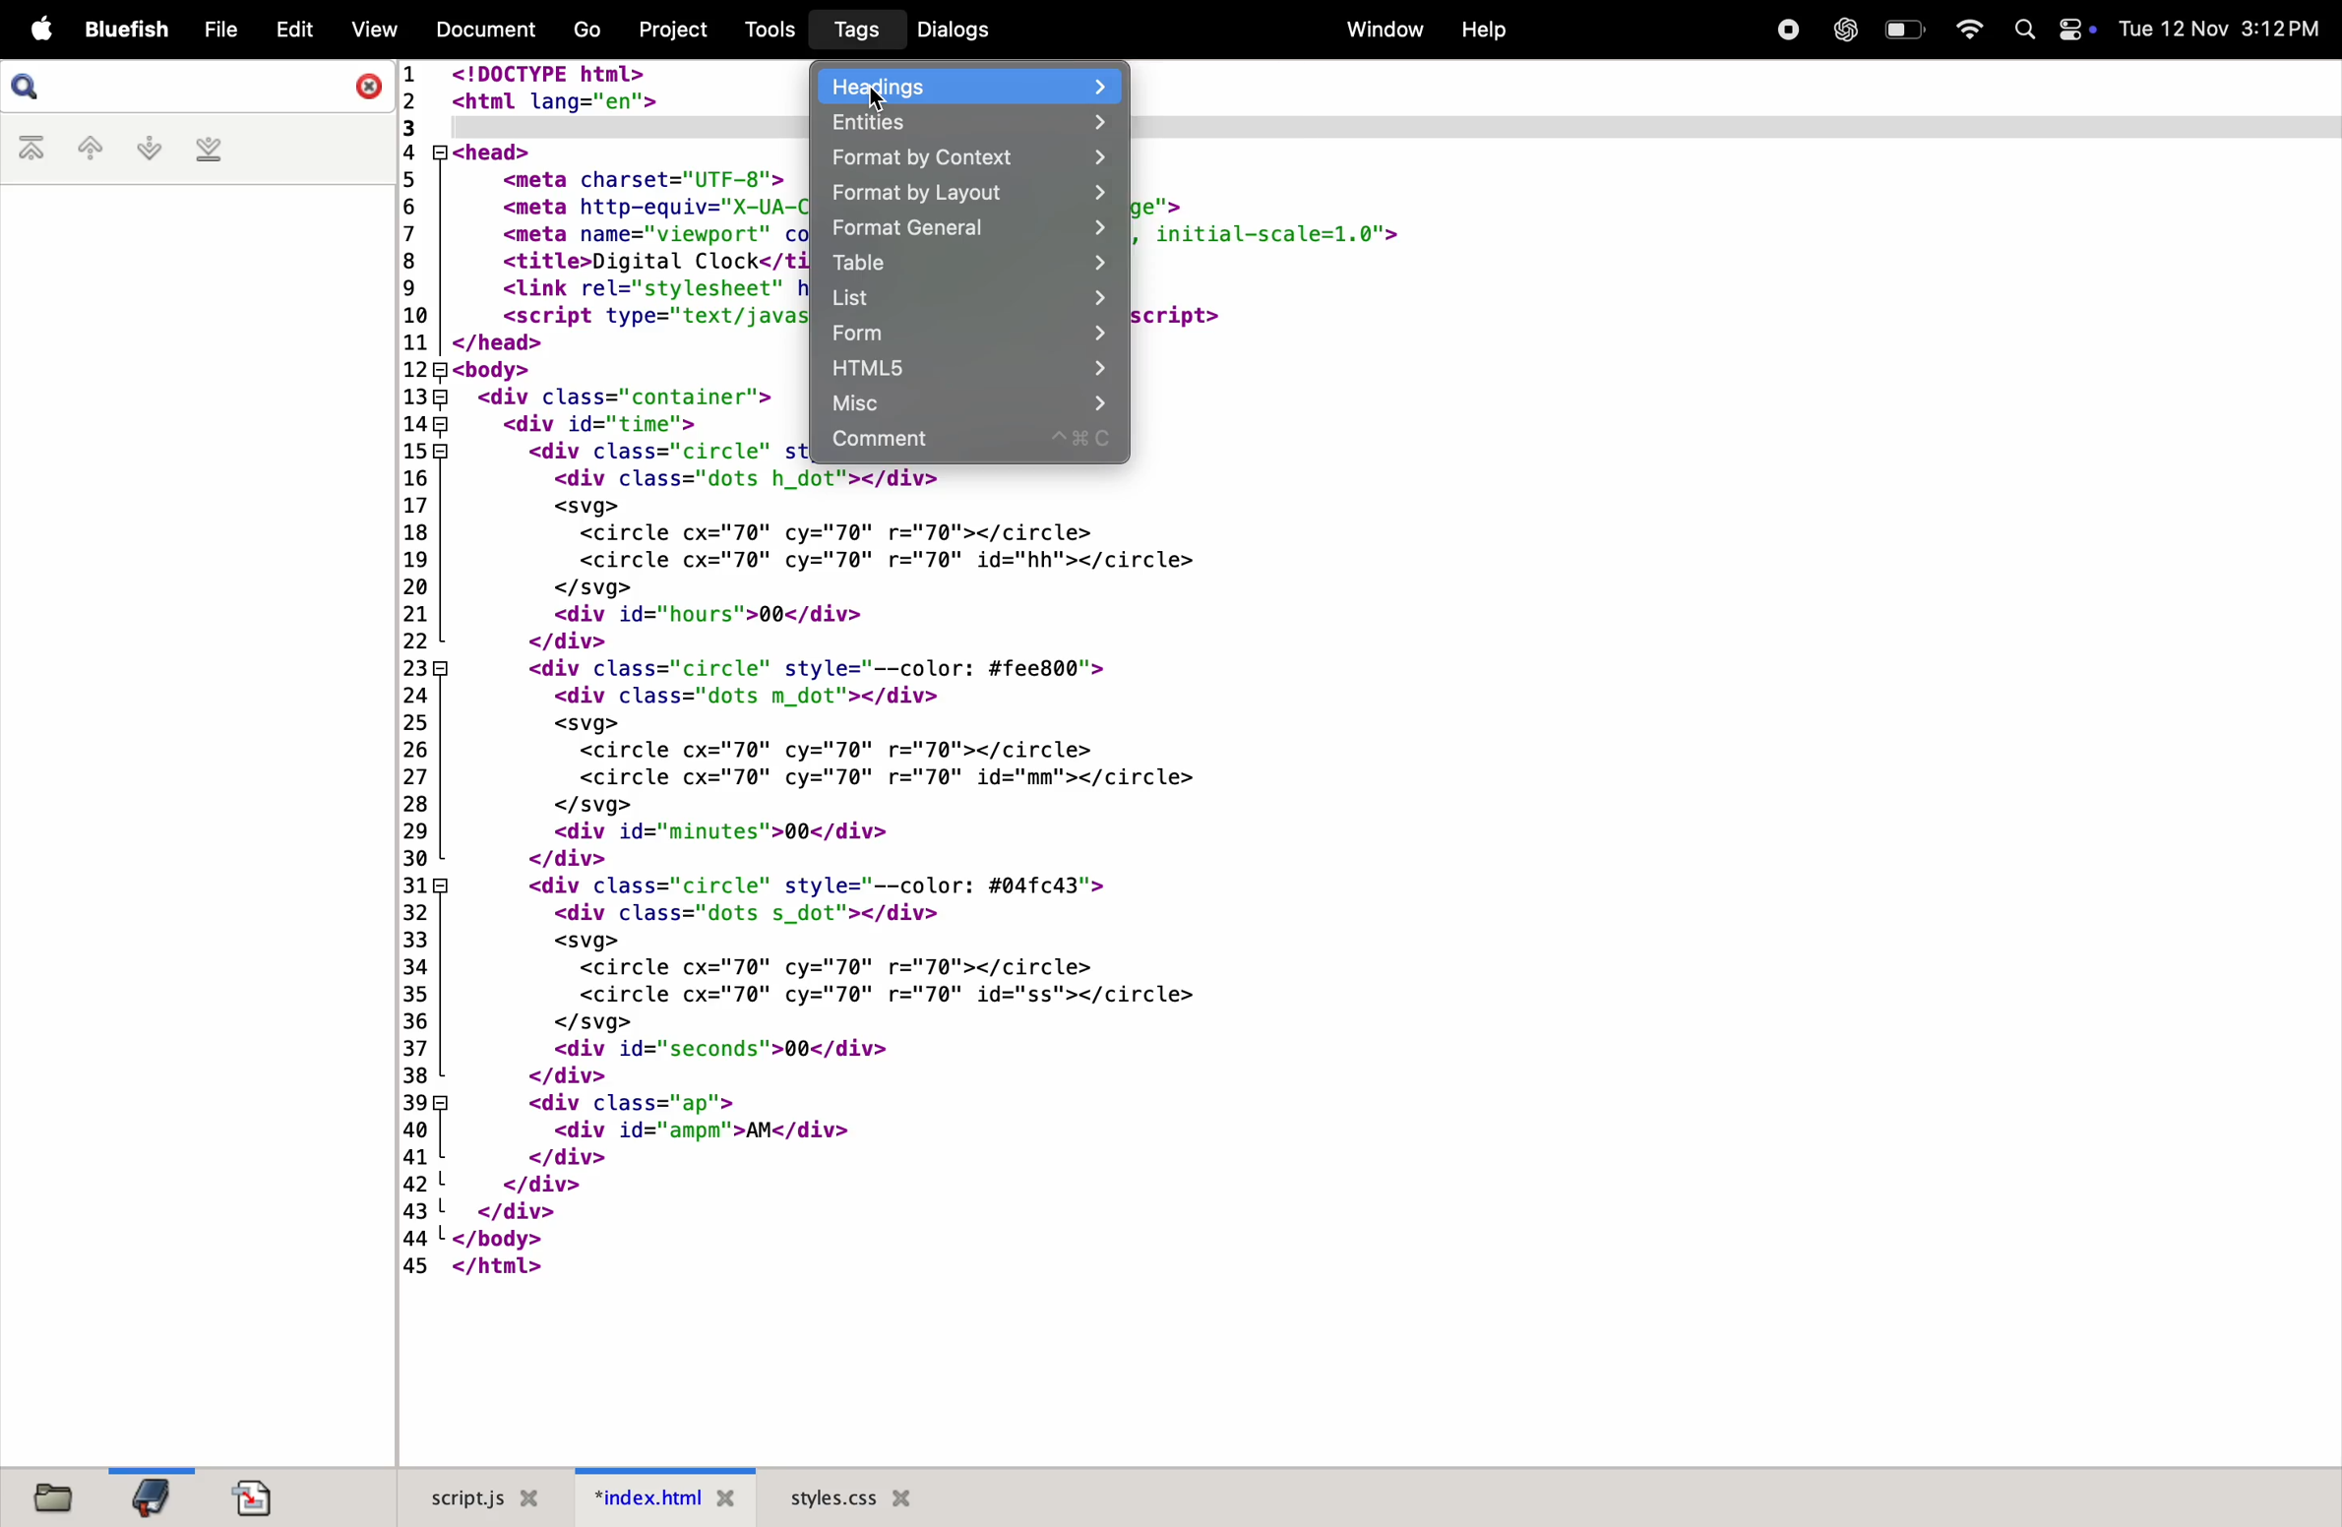 The image size is (2342, 1527). Describe the element at coordinates (371, 30) in the screenshot. I see `view` at that location.